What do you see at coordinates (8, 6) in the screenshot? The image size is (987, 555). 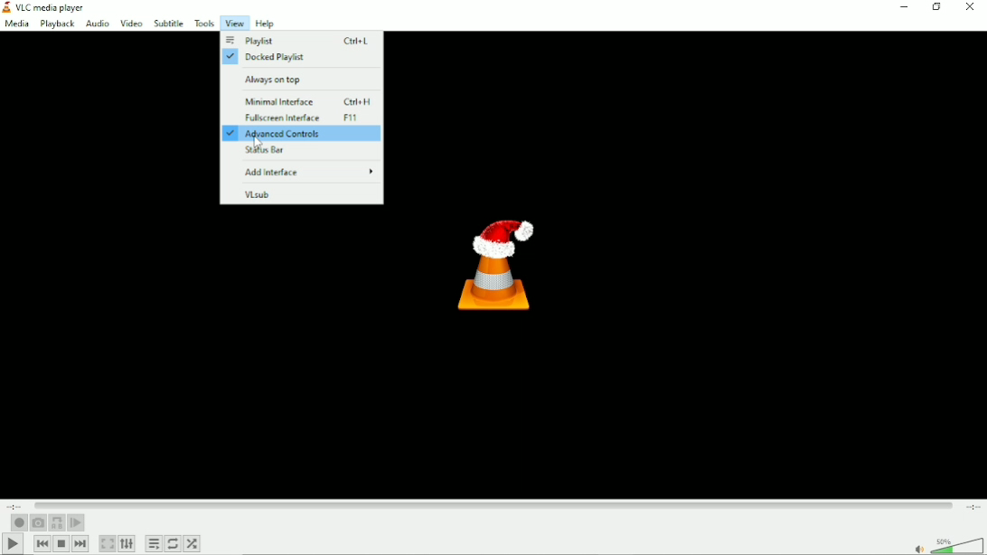 I see `vlc logo` at bounding box center [8, 6].